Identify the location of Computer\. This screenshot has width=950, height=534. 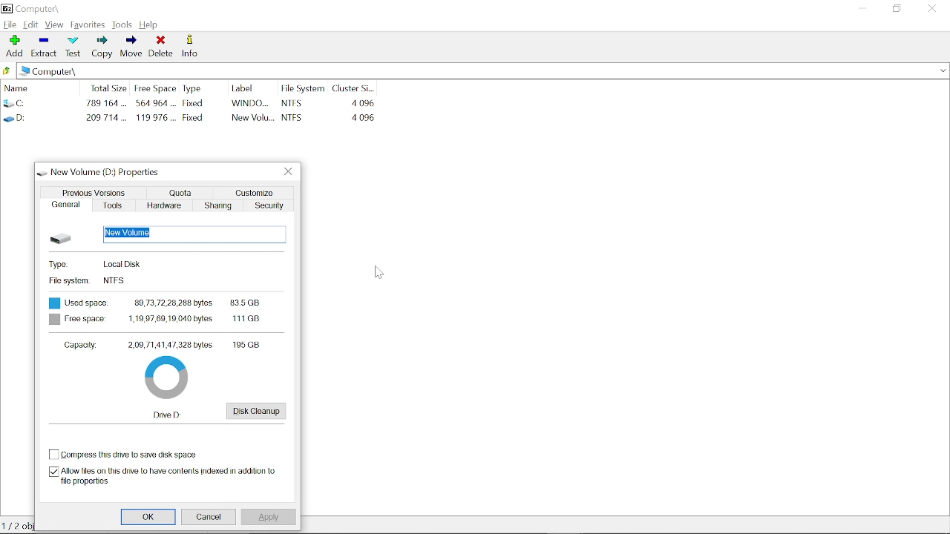
(52, 72).